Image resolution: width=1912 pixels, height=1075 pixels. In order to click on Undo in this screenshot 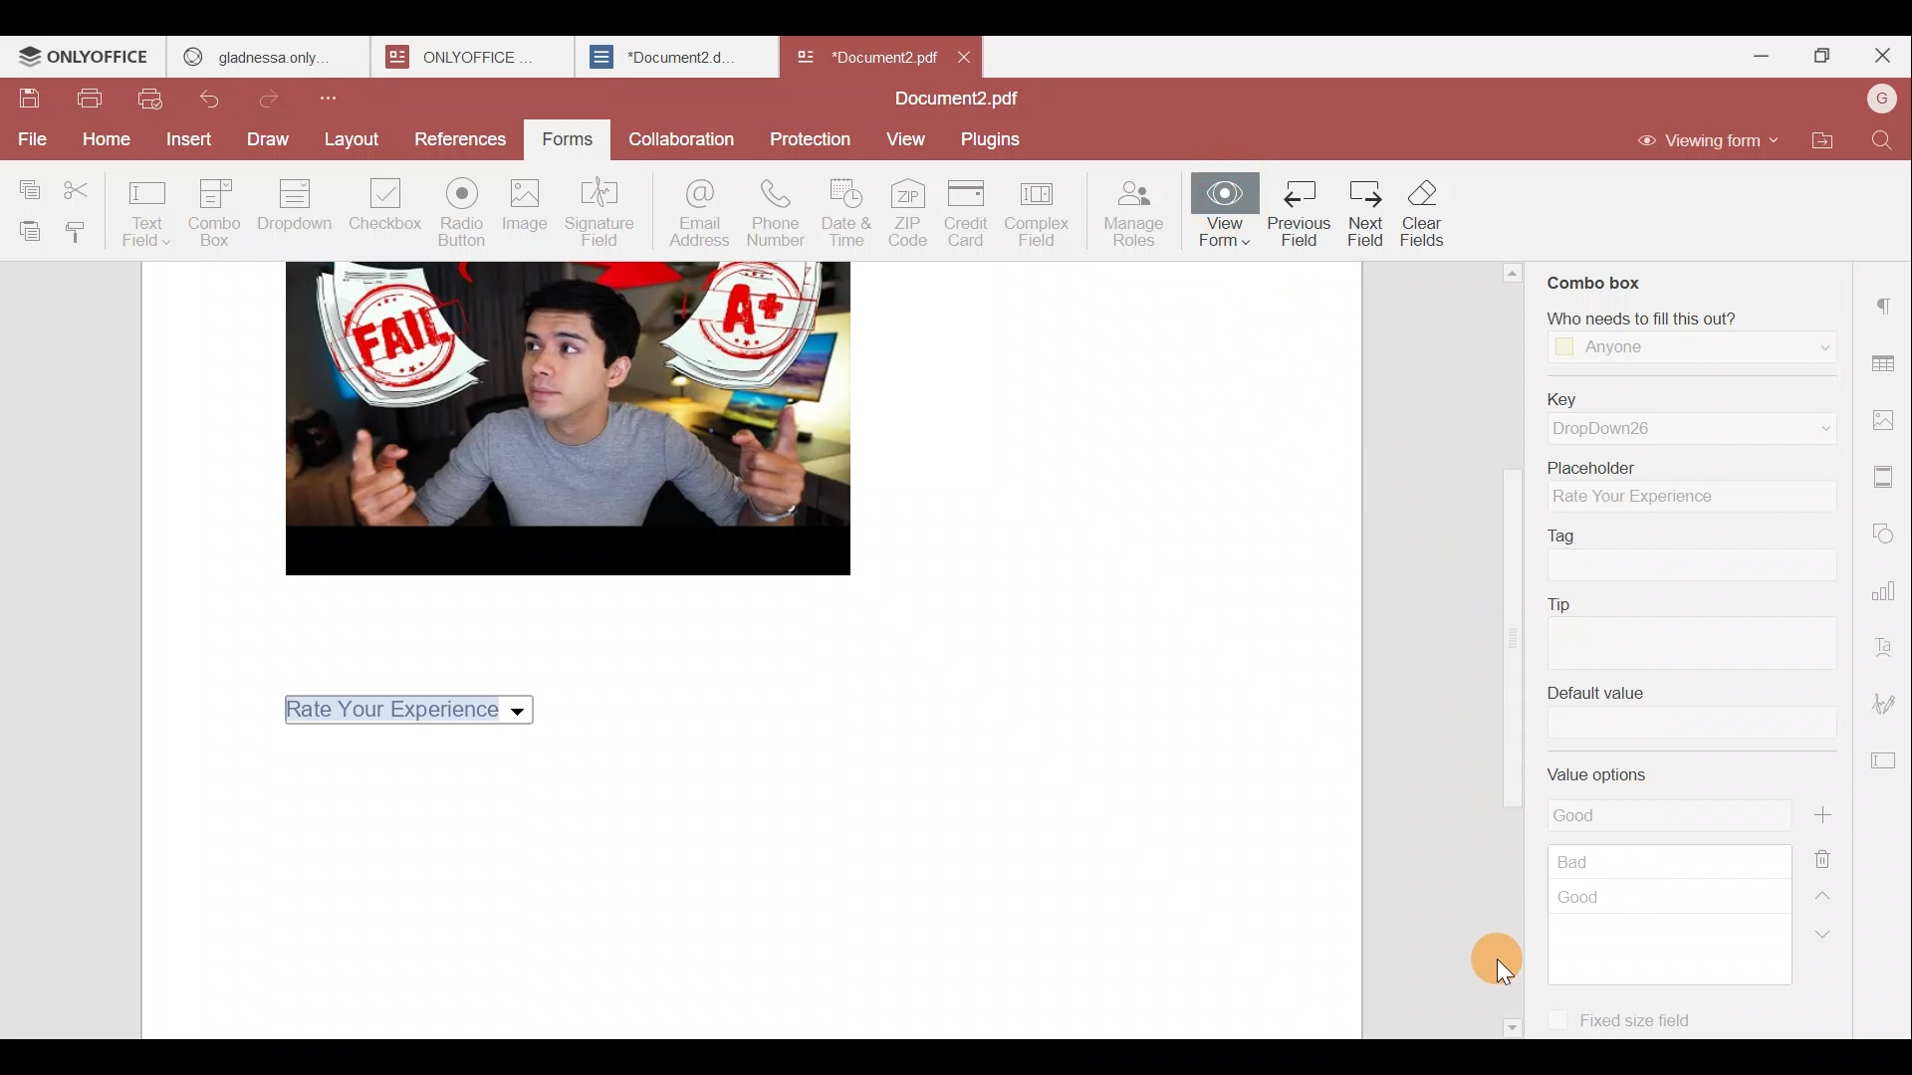, I will do `click(215, 99)`.